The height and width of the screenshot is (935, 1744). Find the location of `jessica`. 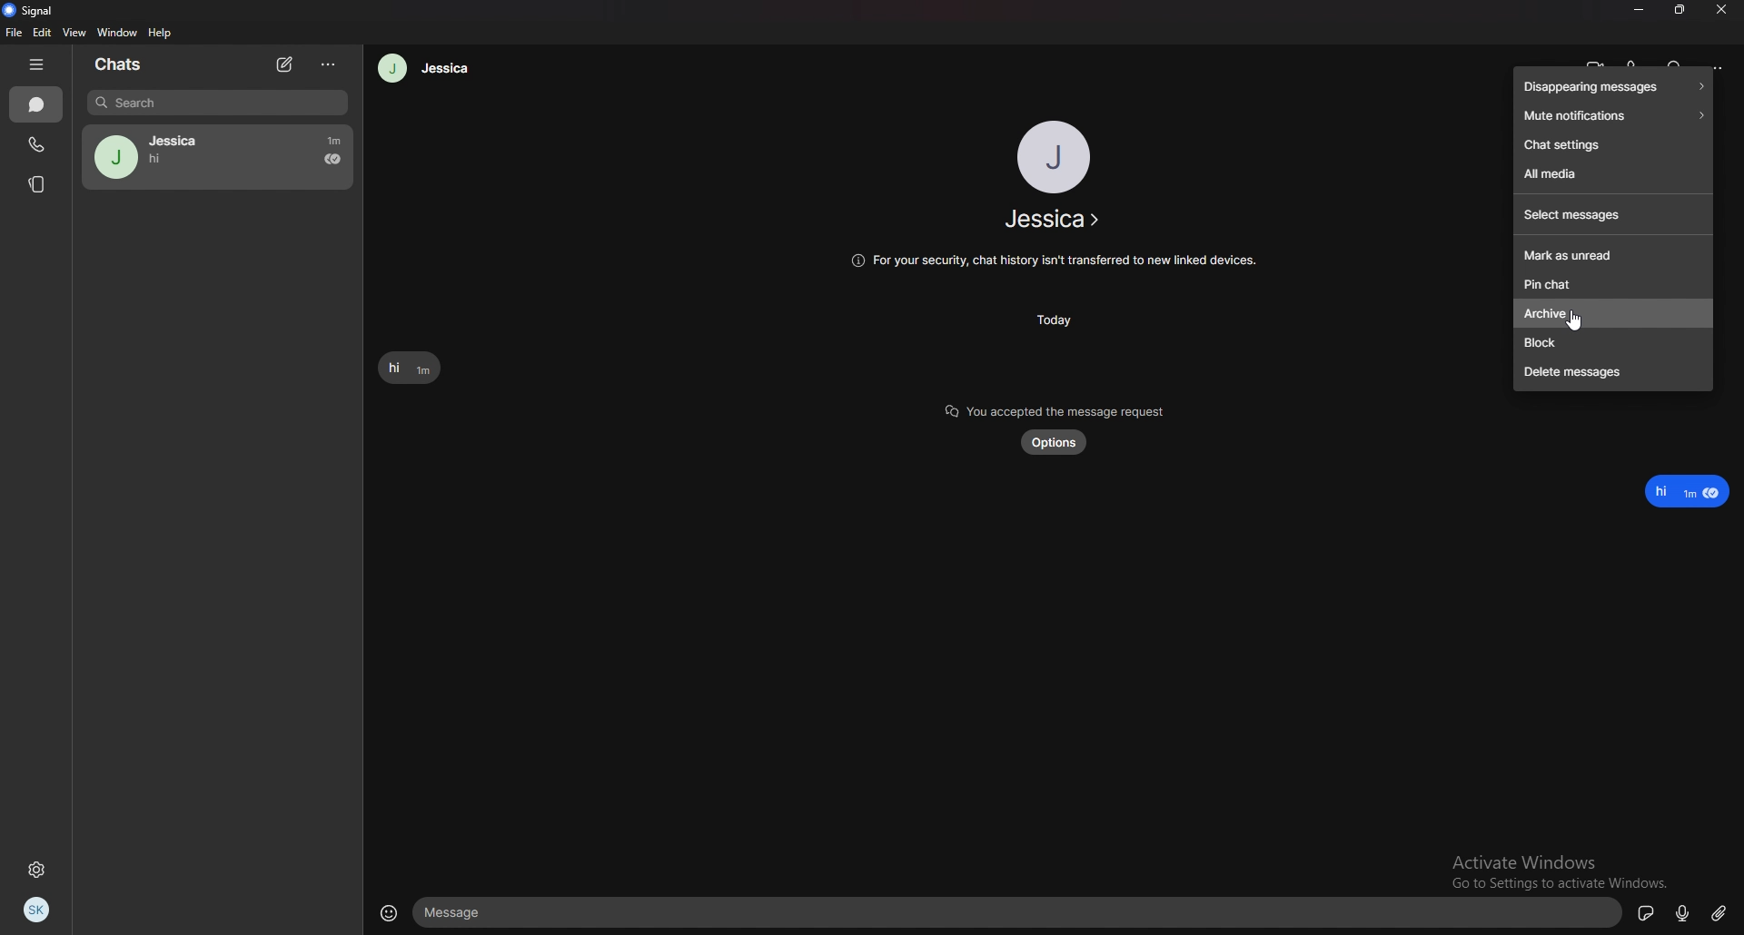

jessica is located at coordinates (1051, 220).